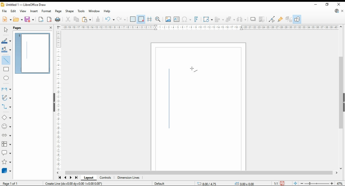 The height and width of the screenshot is (186, 345). I want to click on undo, so click(122, 19).